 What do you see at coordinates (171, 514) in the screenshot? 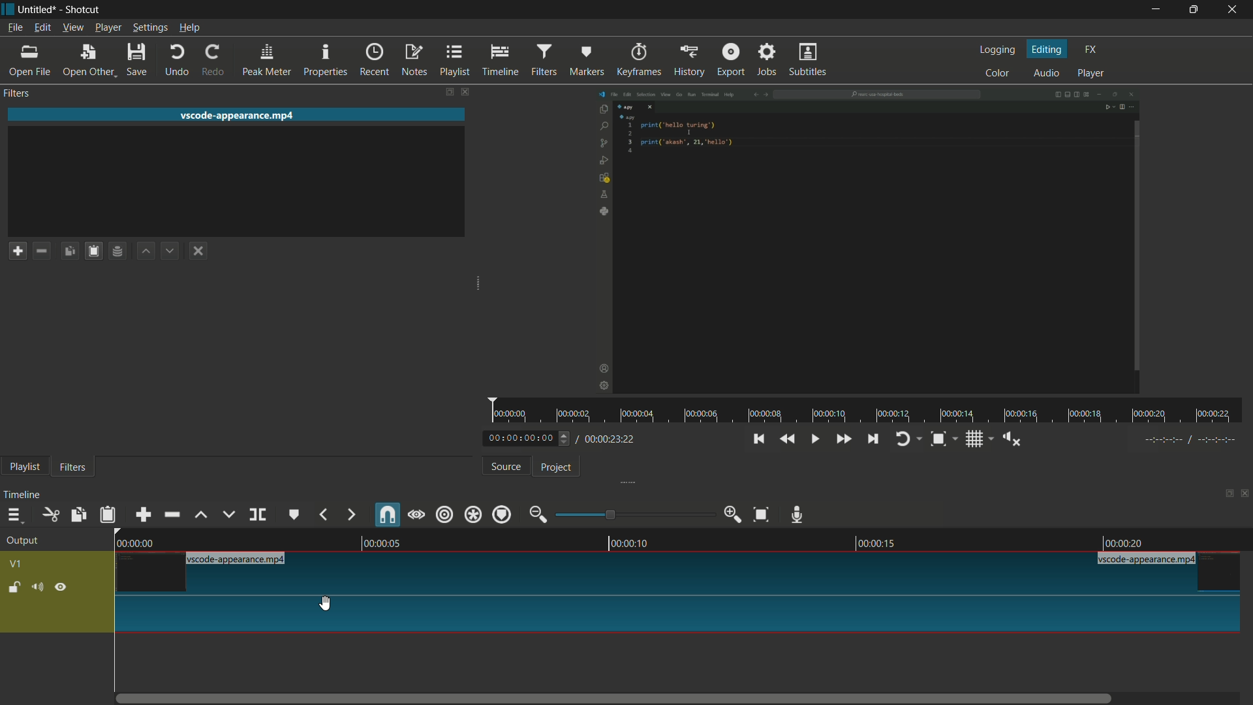
I see `ripple delete` at bounding box center [171, 514].